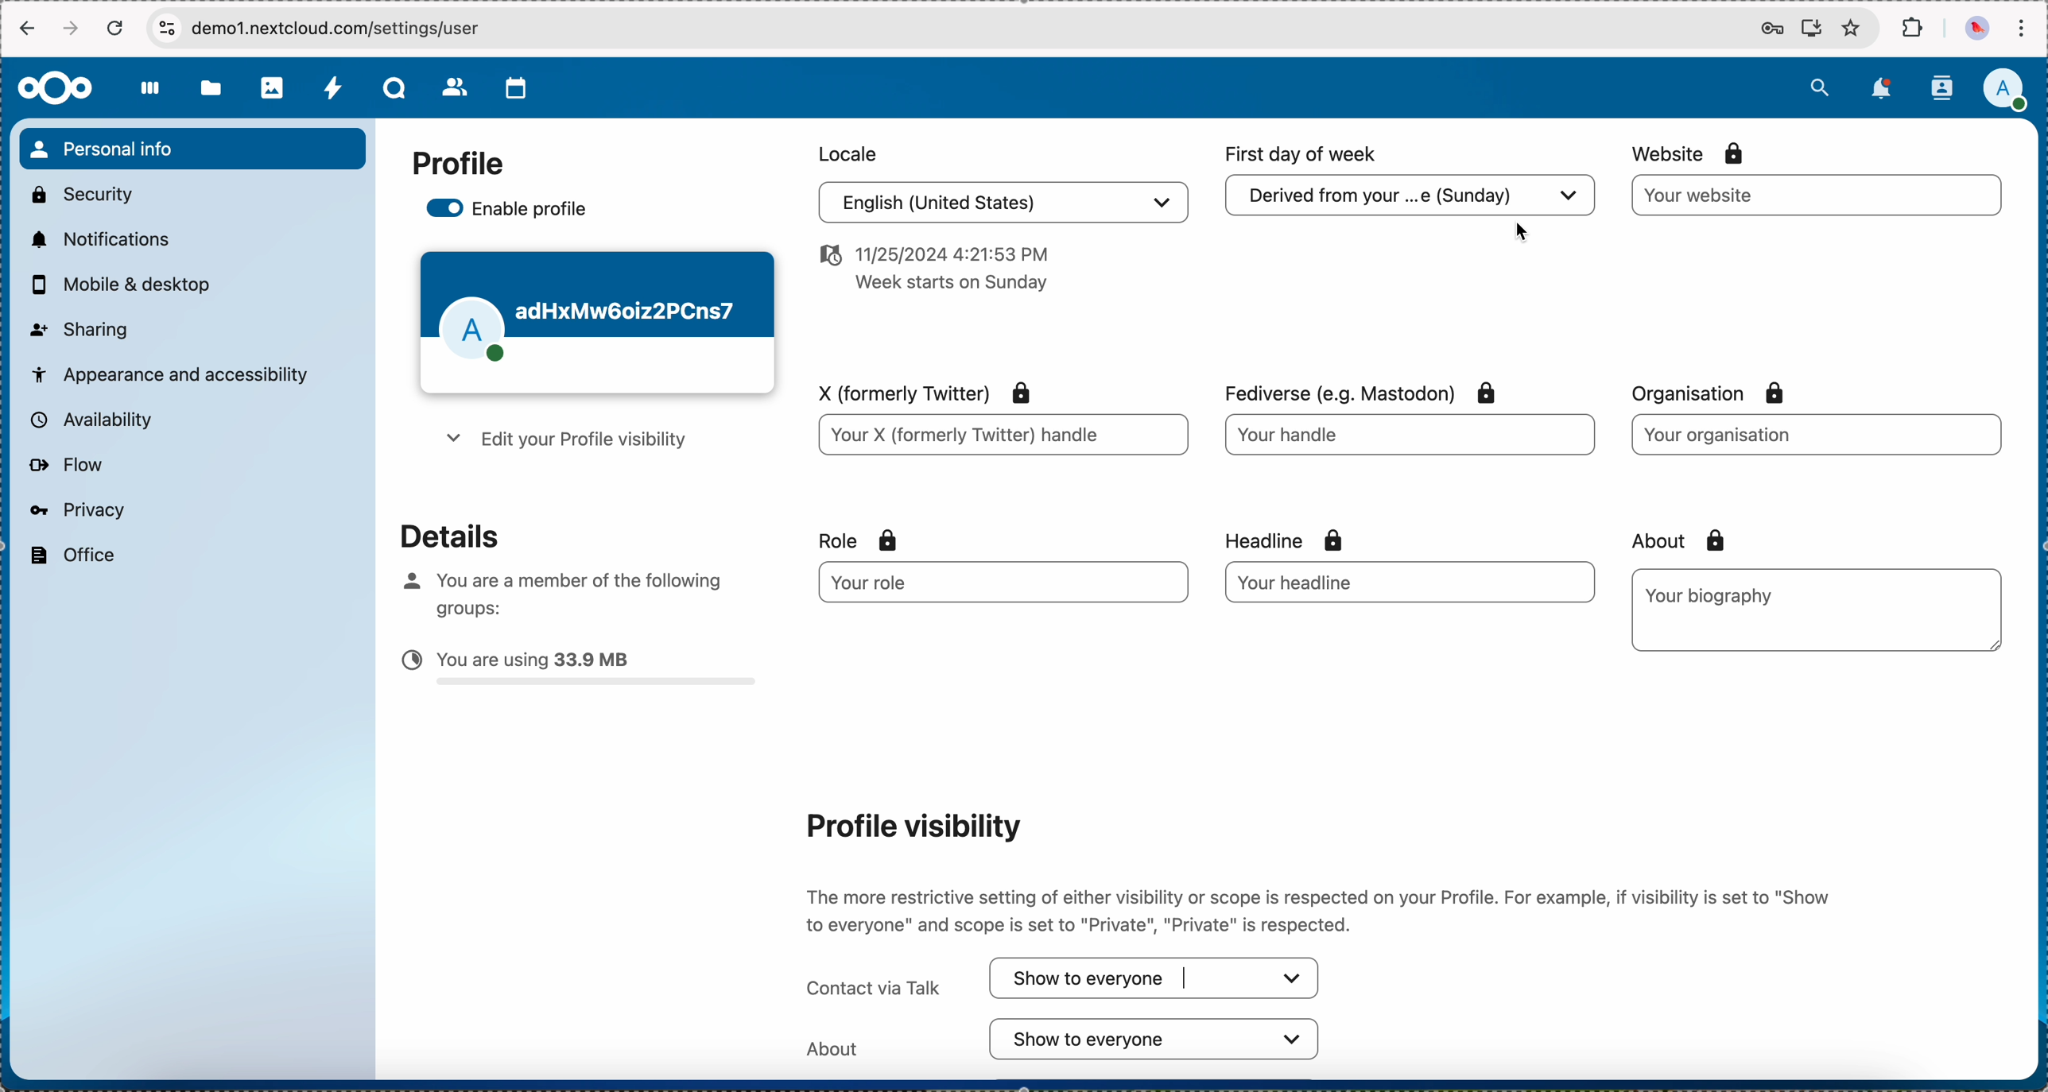  I want to click on navigate back, so click(25, 31).